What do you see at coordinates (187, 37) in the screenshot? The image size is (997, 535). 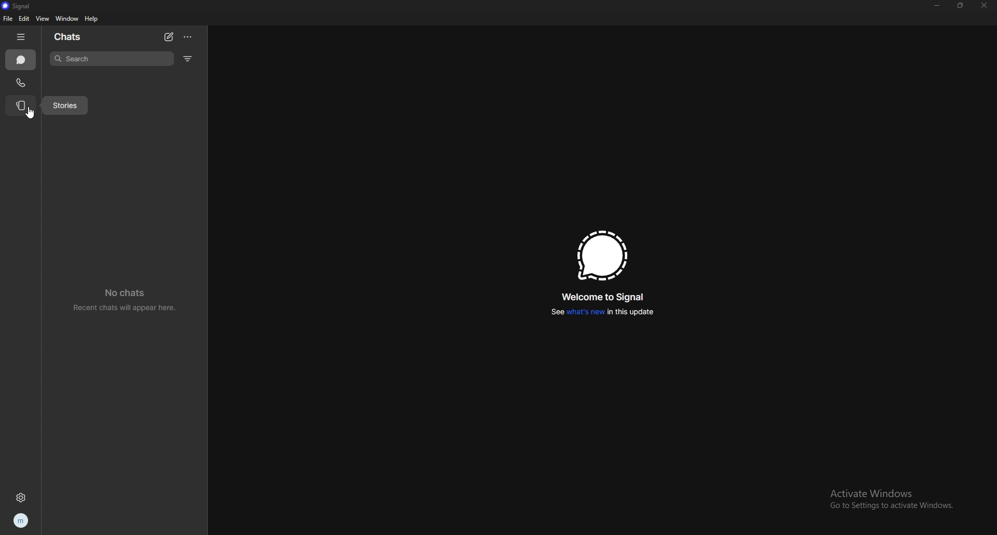 I see `options` at bounding box center [187, 37].